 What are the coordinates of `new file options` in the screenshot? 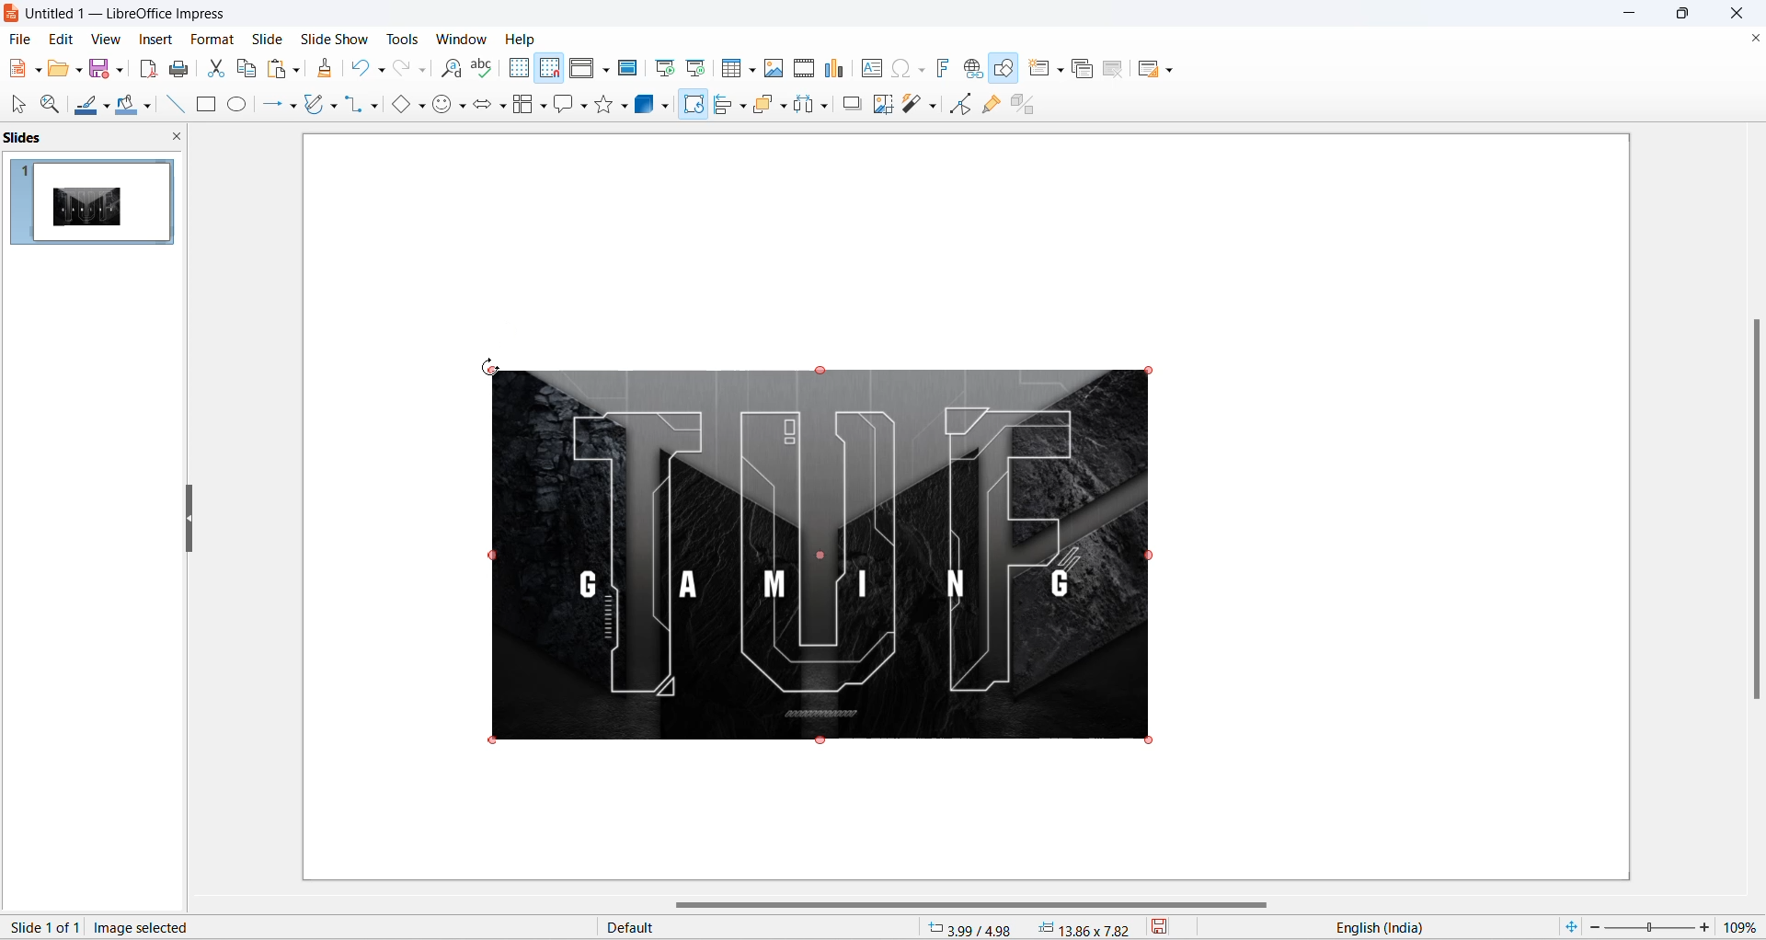 It's located at (40, 71).